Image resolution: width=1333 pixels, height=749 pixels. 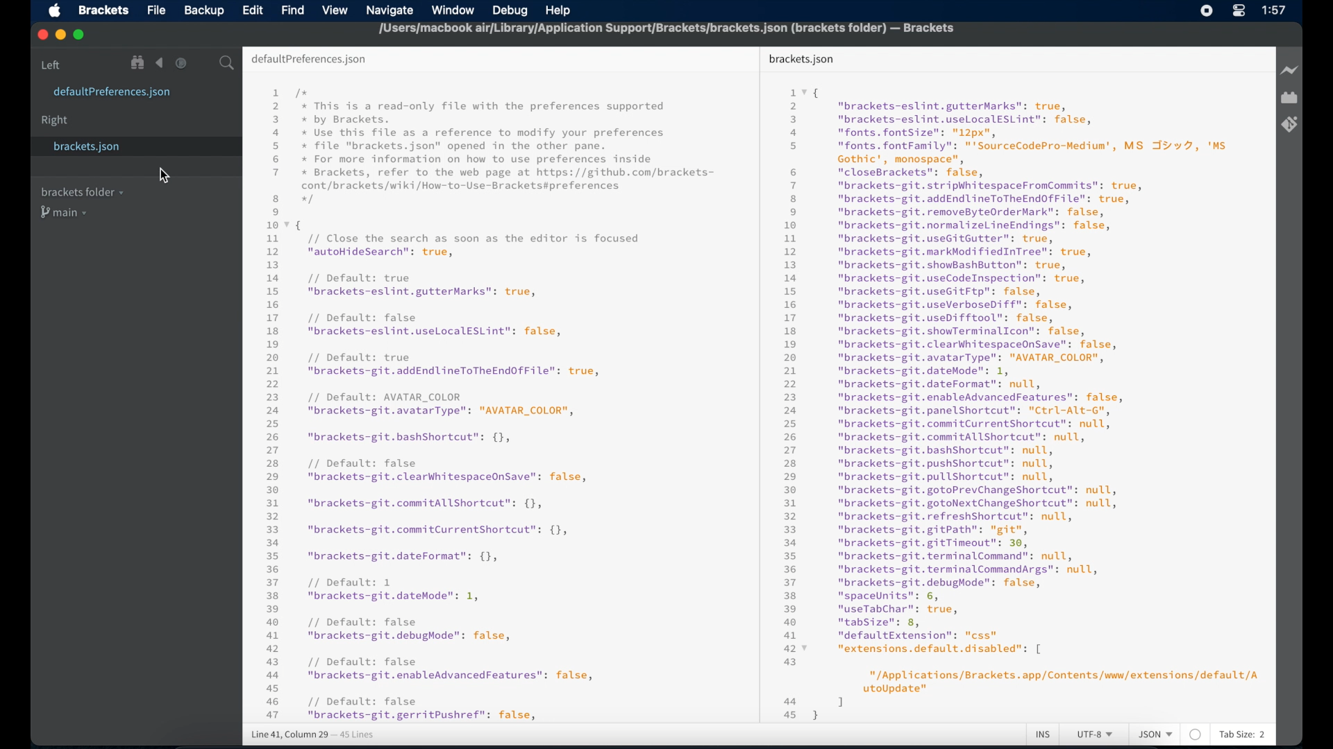 What do you see at coordinates (1096, 735) in the screenshot?
I see `utf-8` at bounding box center [1096, 735].